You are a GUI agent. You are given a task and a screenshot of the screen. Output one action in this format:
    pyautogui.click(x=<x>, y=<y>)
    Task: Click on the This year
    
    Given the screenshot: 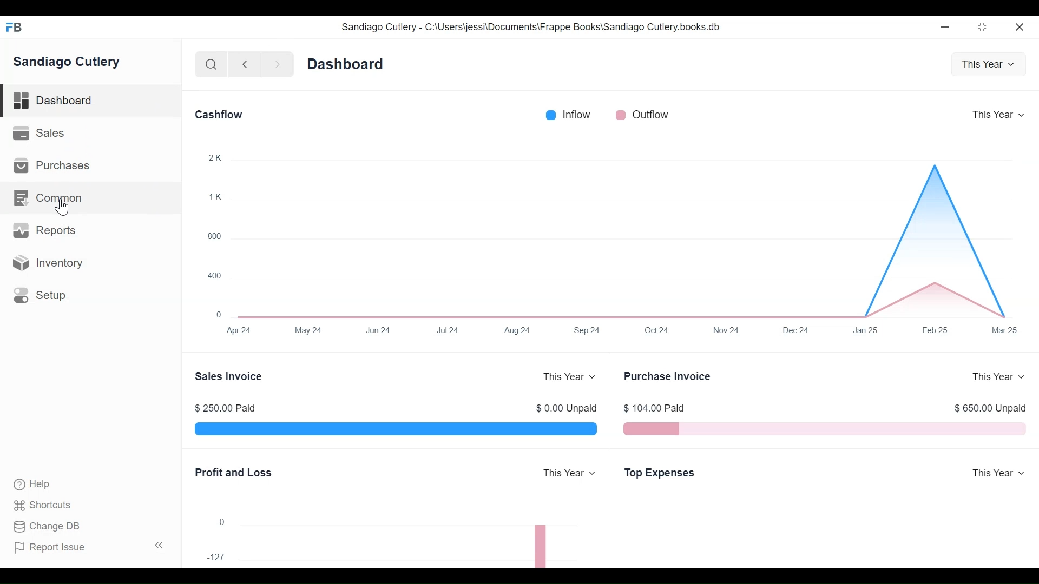 What is the action you would take?
    pyautogui.click(x=998, y=113)
    